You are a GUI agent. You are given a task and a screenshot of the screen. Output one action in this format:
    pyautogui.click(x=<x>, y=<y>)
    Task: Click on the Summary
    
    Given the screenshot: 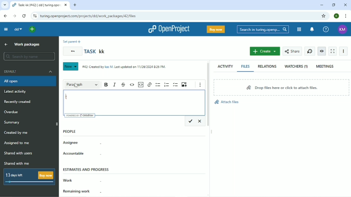 What is the action you would take?
    pyautogui.click(x=13, y=122)
    